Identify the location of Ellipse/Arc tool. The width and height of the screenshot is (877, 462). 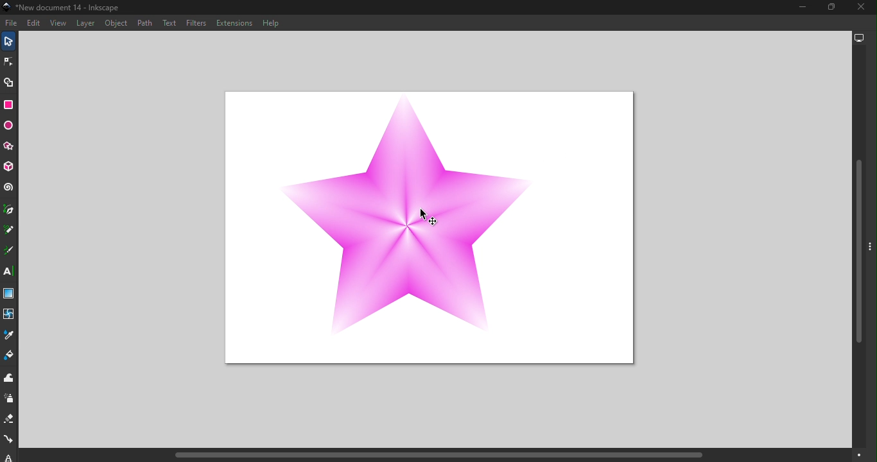
(10, 128).